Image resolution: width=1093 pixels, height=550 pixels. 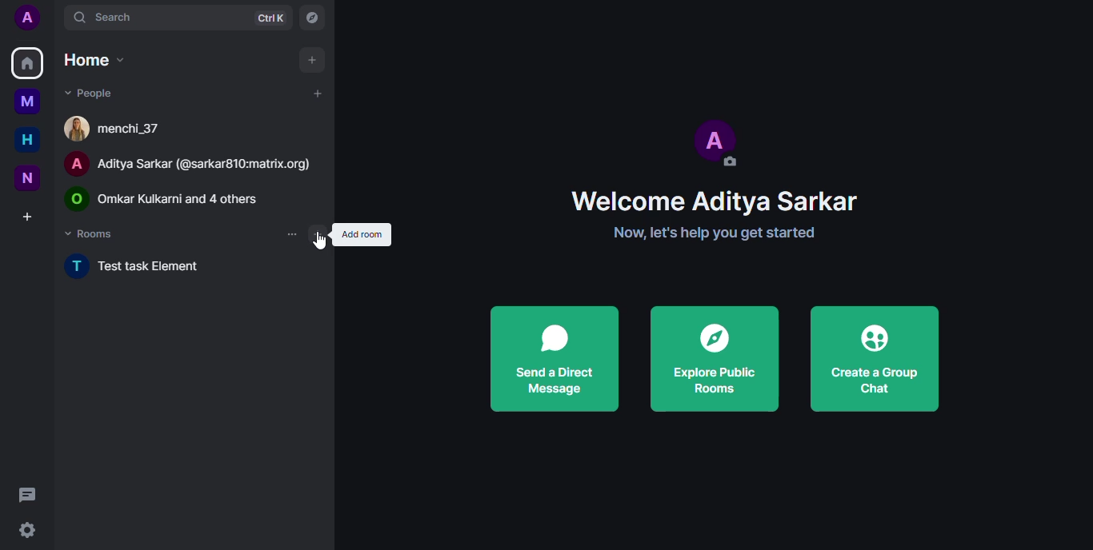 I want to click on home, so click(x=22, y=140).